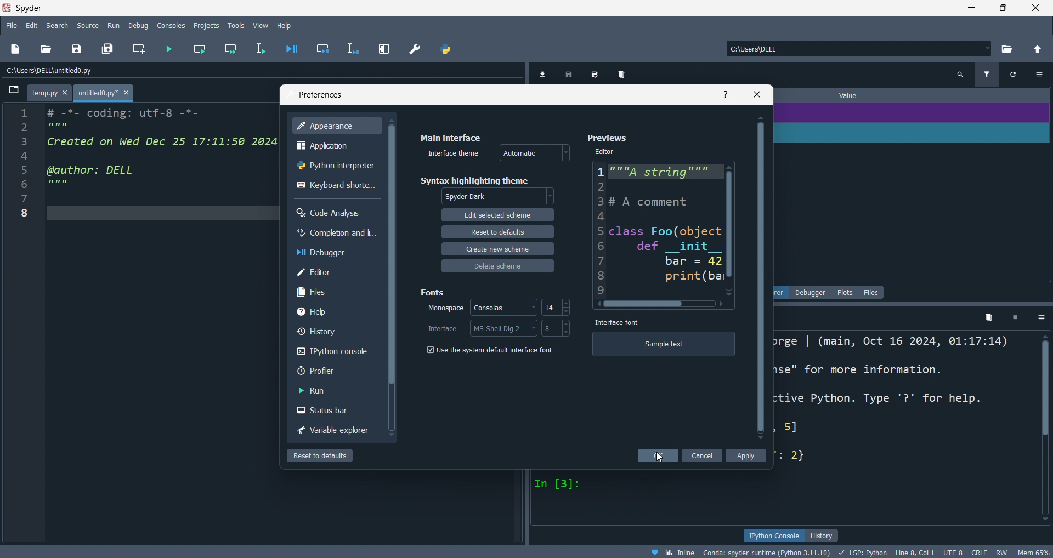  What do you see at coordinates (139, 49) in the screenshot?
I see `create cell` at bounding box center [139, 49].